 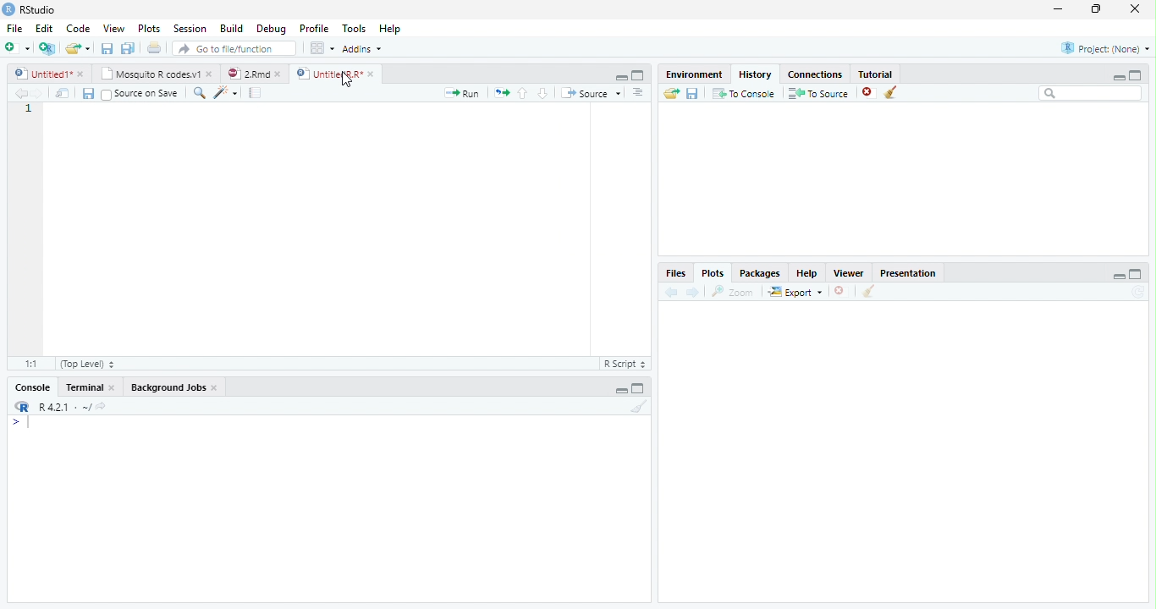 What do you see at coordinates (226, 93) in the screenshot?
I see `Code tools` at bounding box center [226, 93].